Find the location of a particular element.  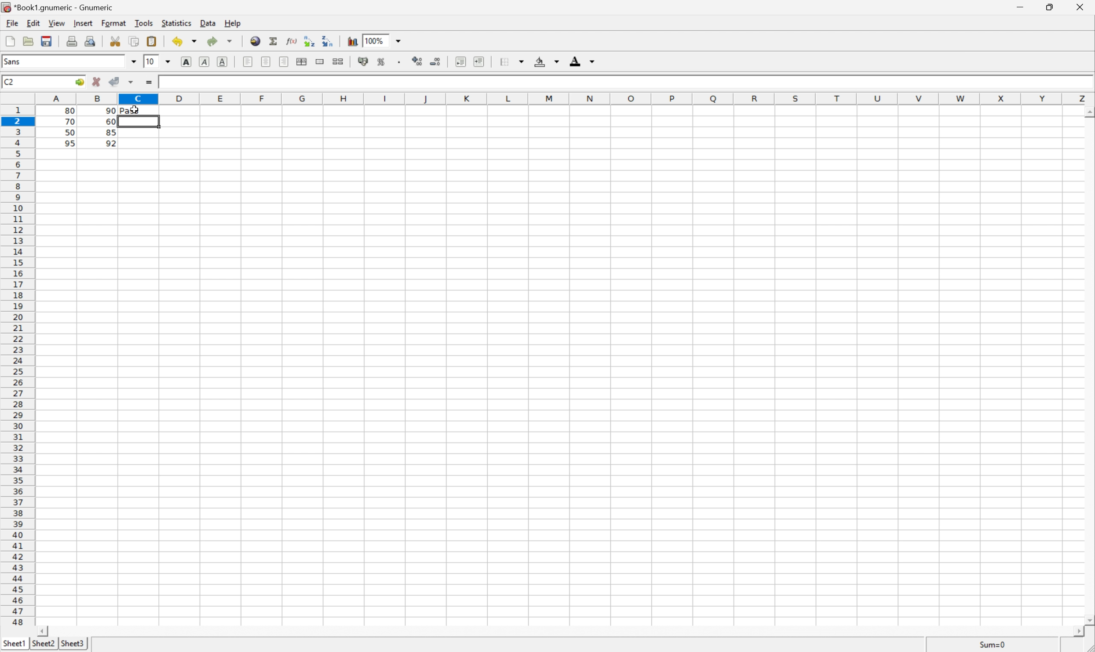

Foreground is located at coordinates (582, 59).